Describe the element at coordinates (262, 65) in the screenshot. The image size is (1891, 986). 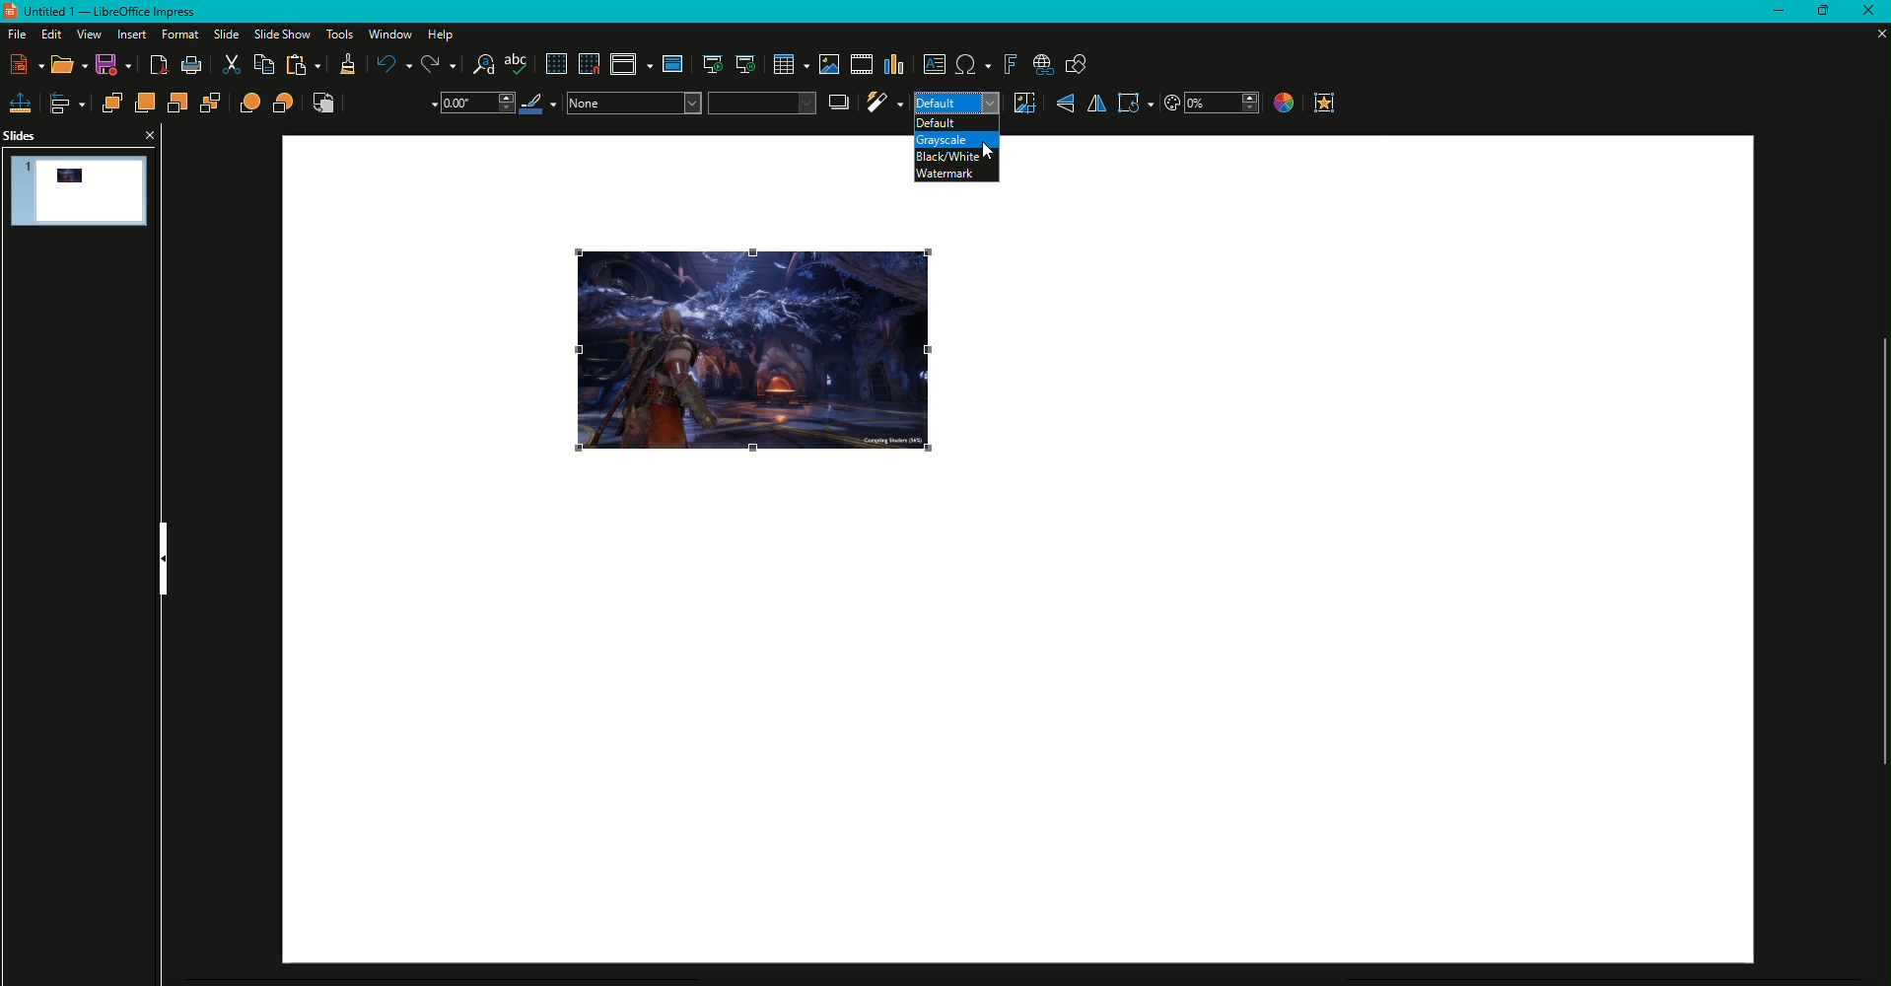
I see `Copy` at that location.